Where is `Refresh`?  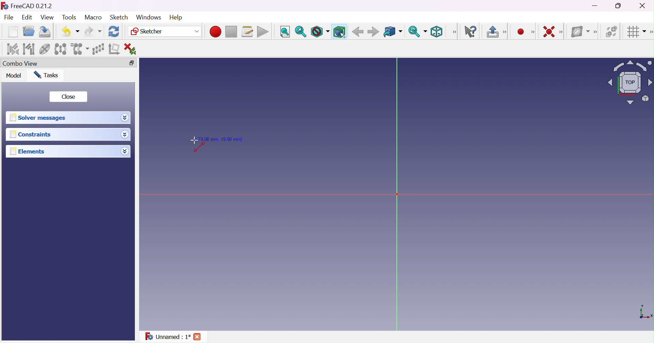
Refresh is located at coordinates (114, 32).